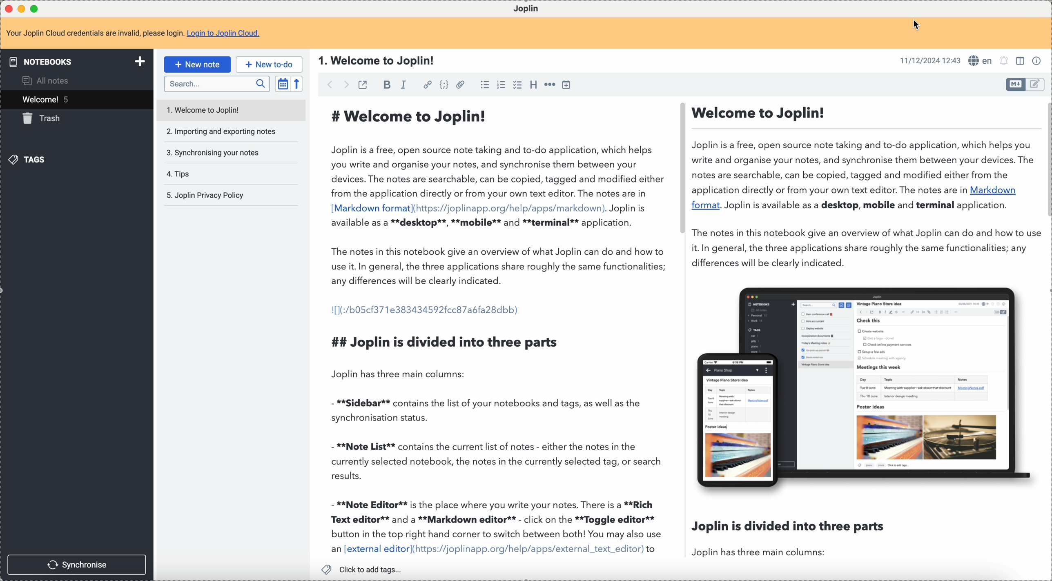 The height and width of the screenshot is (581, 1052). I want to click on Login to Joplin Cloud., so click(225, 33).